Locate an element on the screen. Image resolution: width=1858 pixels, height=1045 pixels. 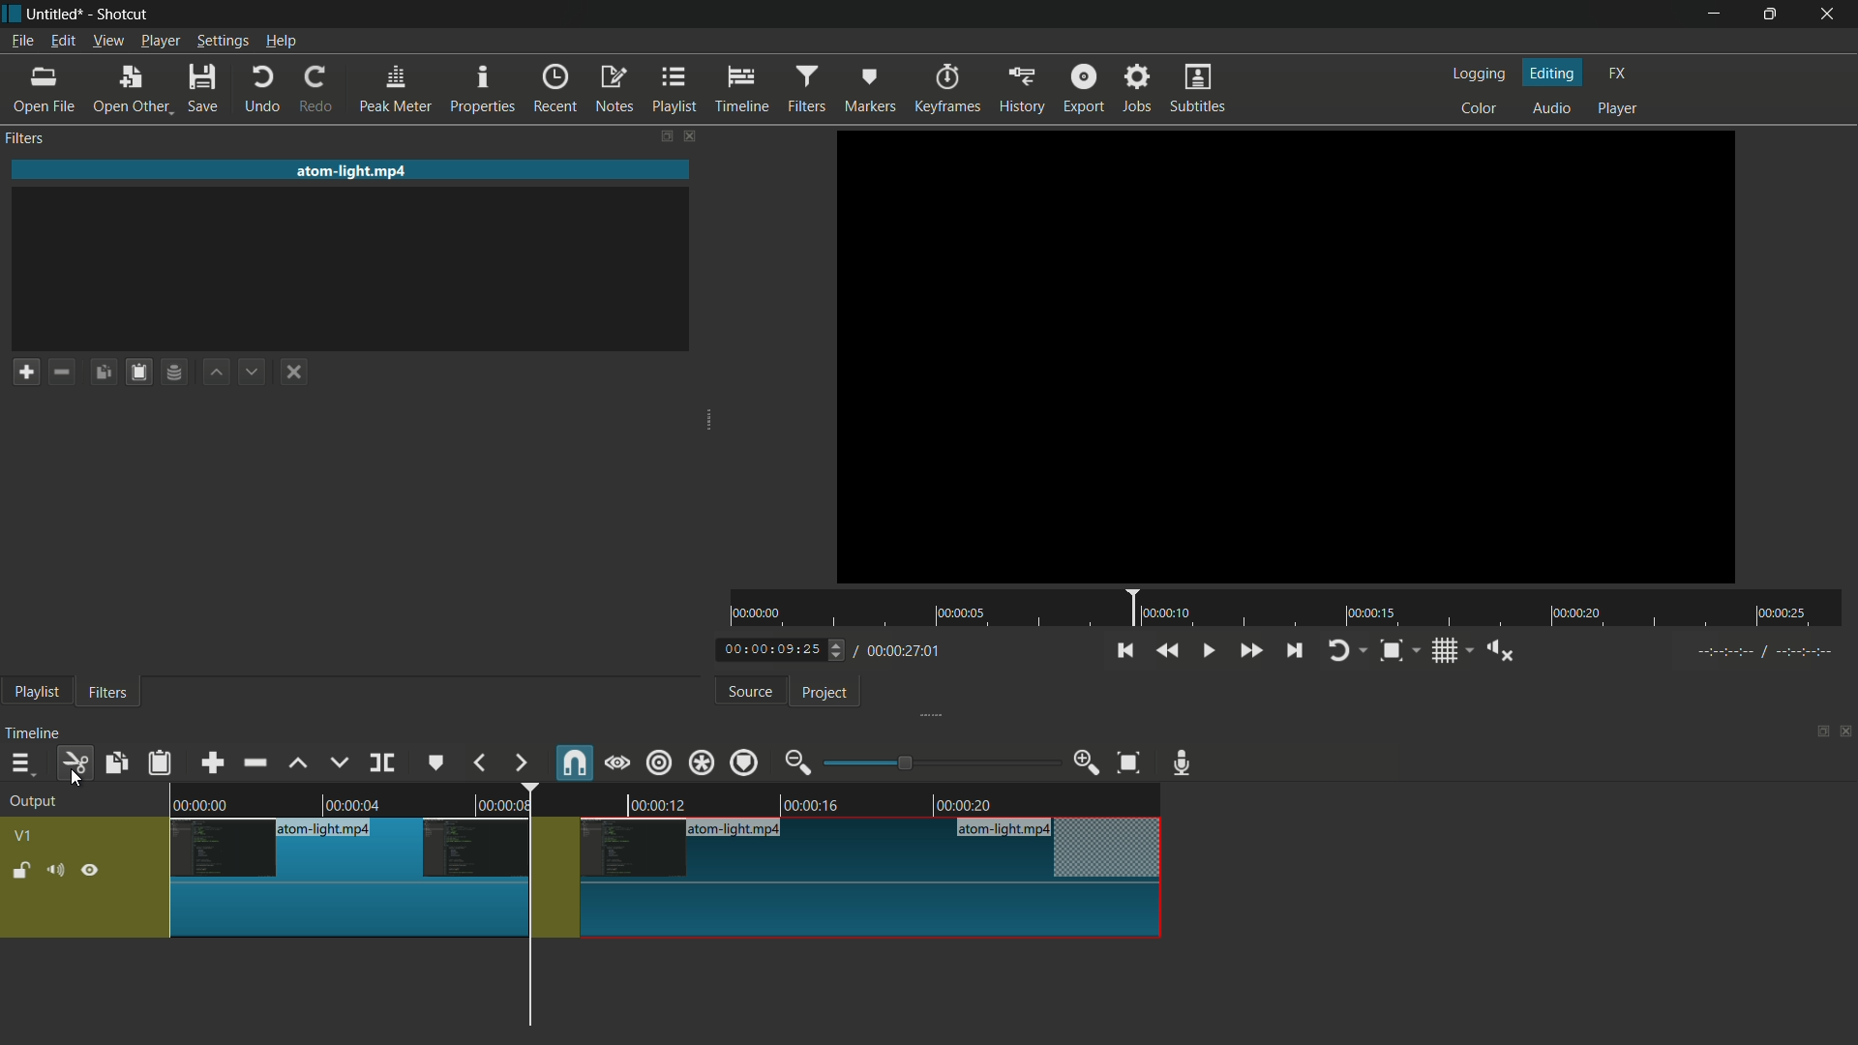
markers is located at coordinates (870, 90).